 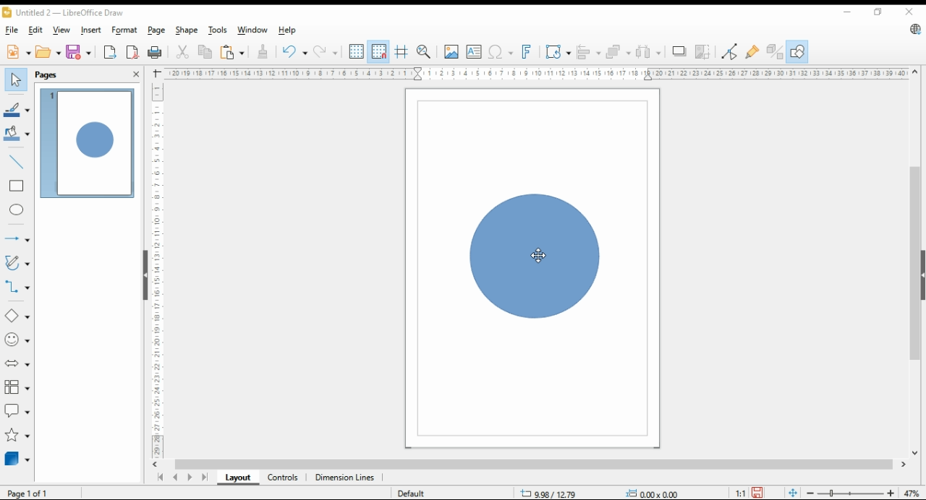 I want to click on open, so click(x=48, y=51).